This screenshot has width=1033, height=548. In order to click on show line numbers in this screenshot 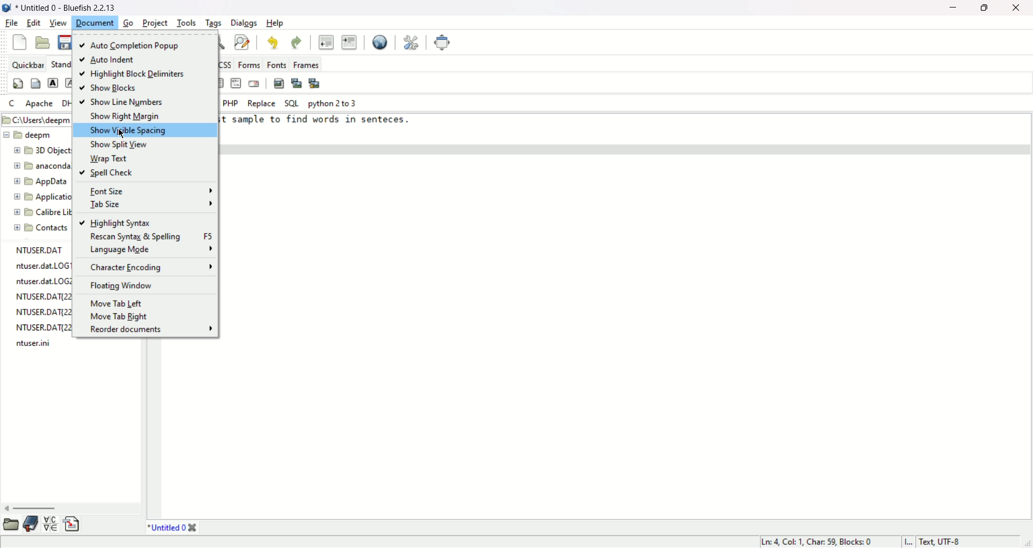, I will do `click(123, 103)`.